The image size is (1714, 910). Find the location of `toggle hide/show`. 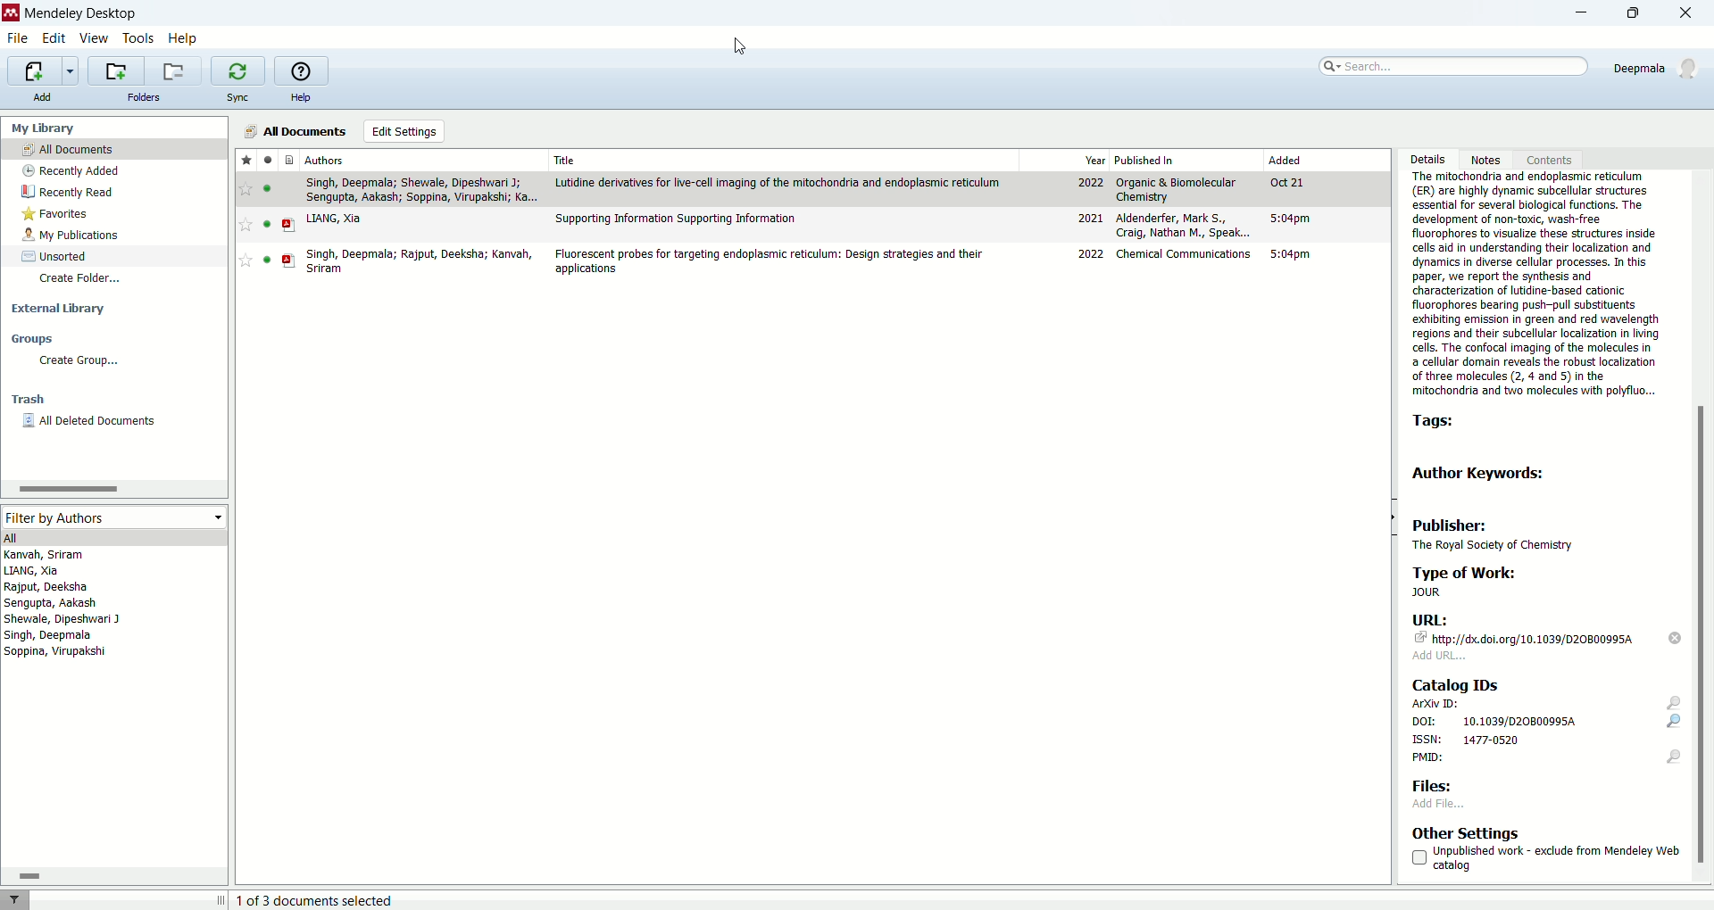

toggle hide/show is located at coordinates (1392, 517).